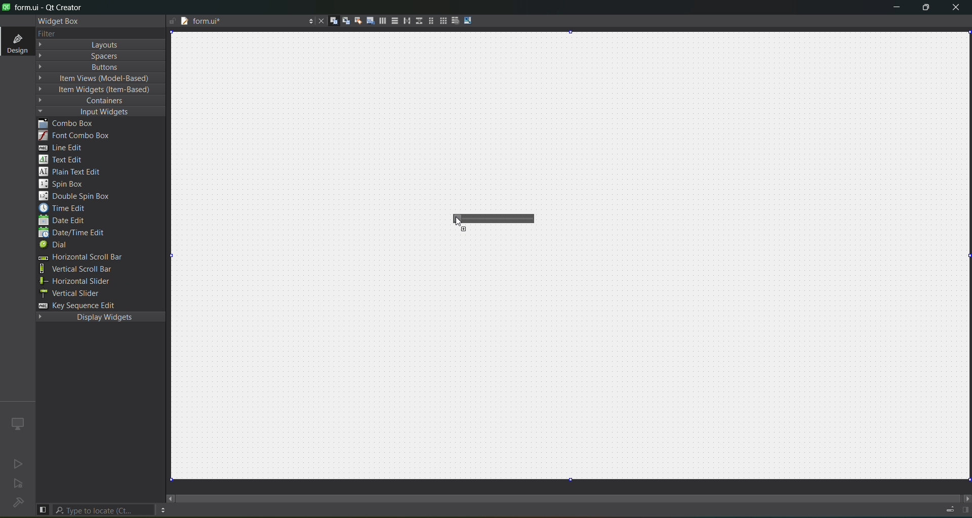  Describe the element at coordinates (98, 319) in the screenshot. I see `display widgets` at that location.